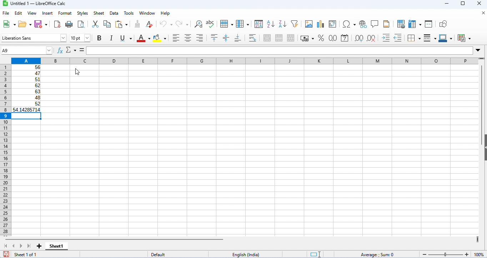  What do you see at coordinates (479, 240) in the screenshot?
I see `drag to view next columns` at bounding box center [479, 240].